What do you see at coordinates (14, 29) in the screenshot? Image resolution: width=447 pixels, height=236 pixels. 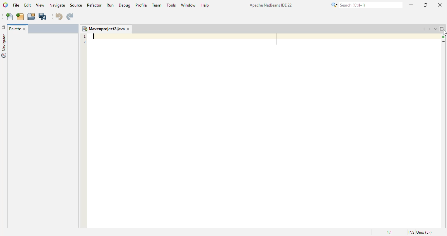 I see `palette` at bounding box center [14, 29].